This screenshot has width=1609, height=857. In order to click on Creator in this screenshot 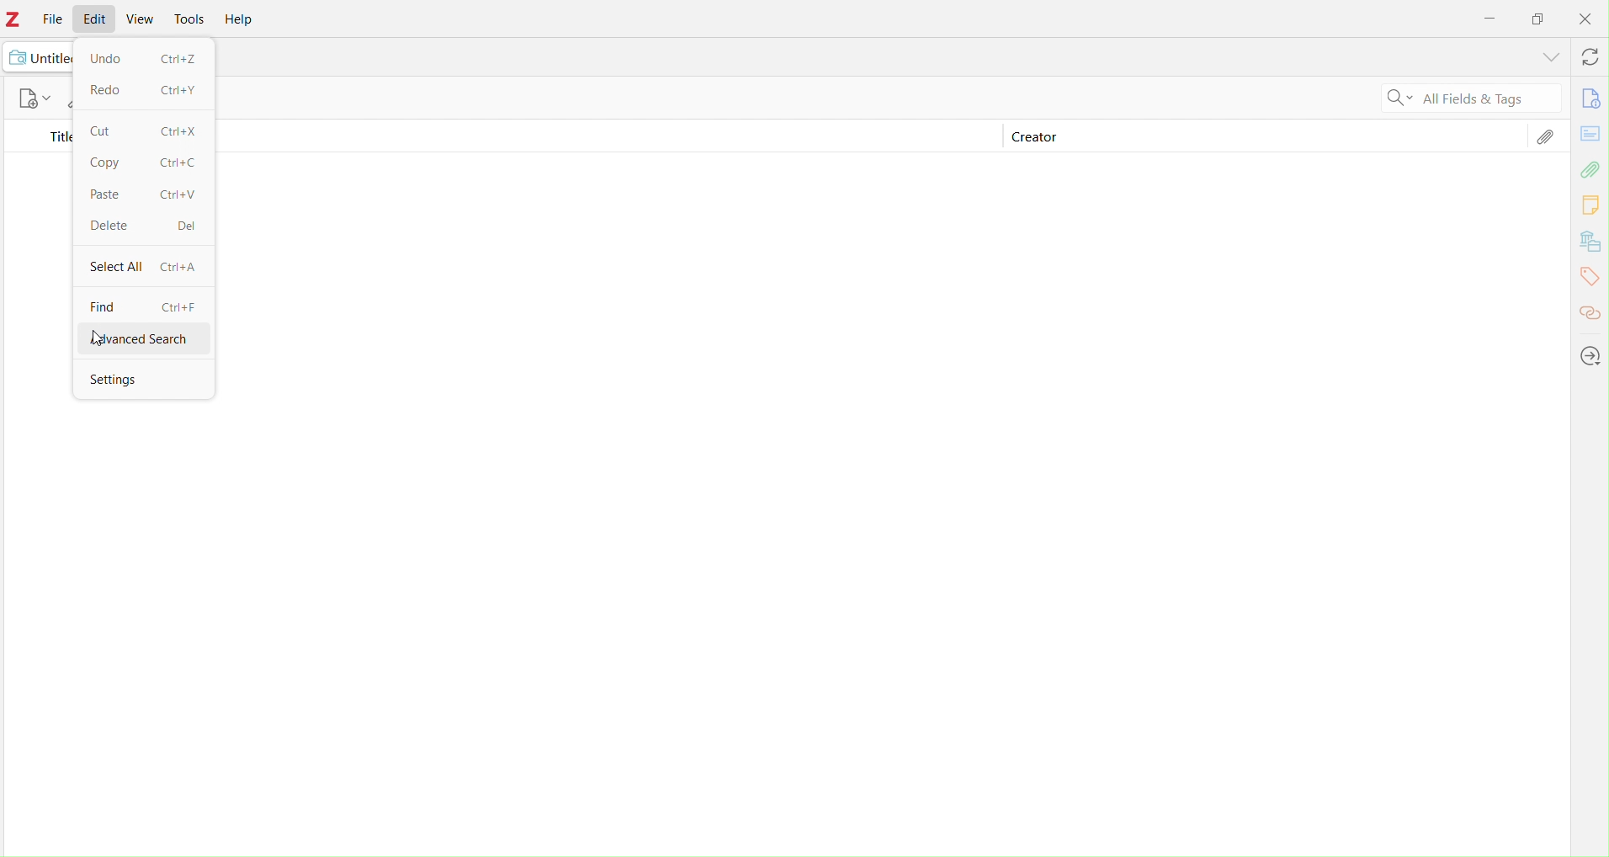, I will do `click(1032, 138)`.